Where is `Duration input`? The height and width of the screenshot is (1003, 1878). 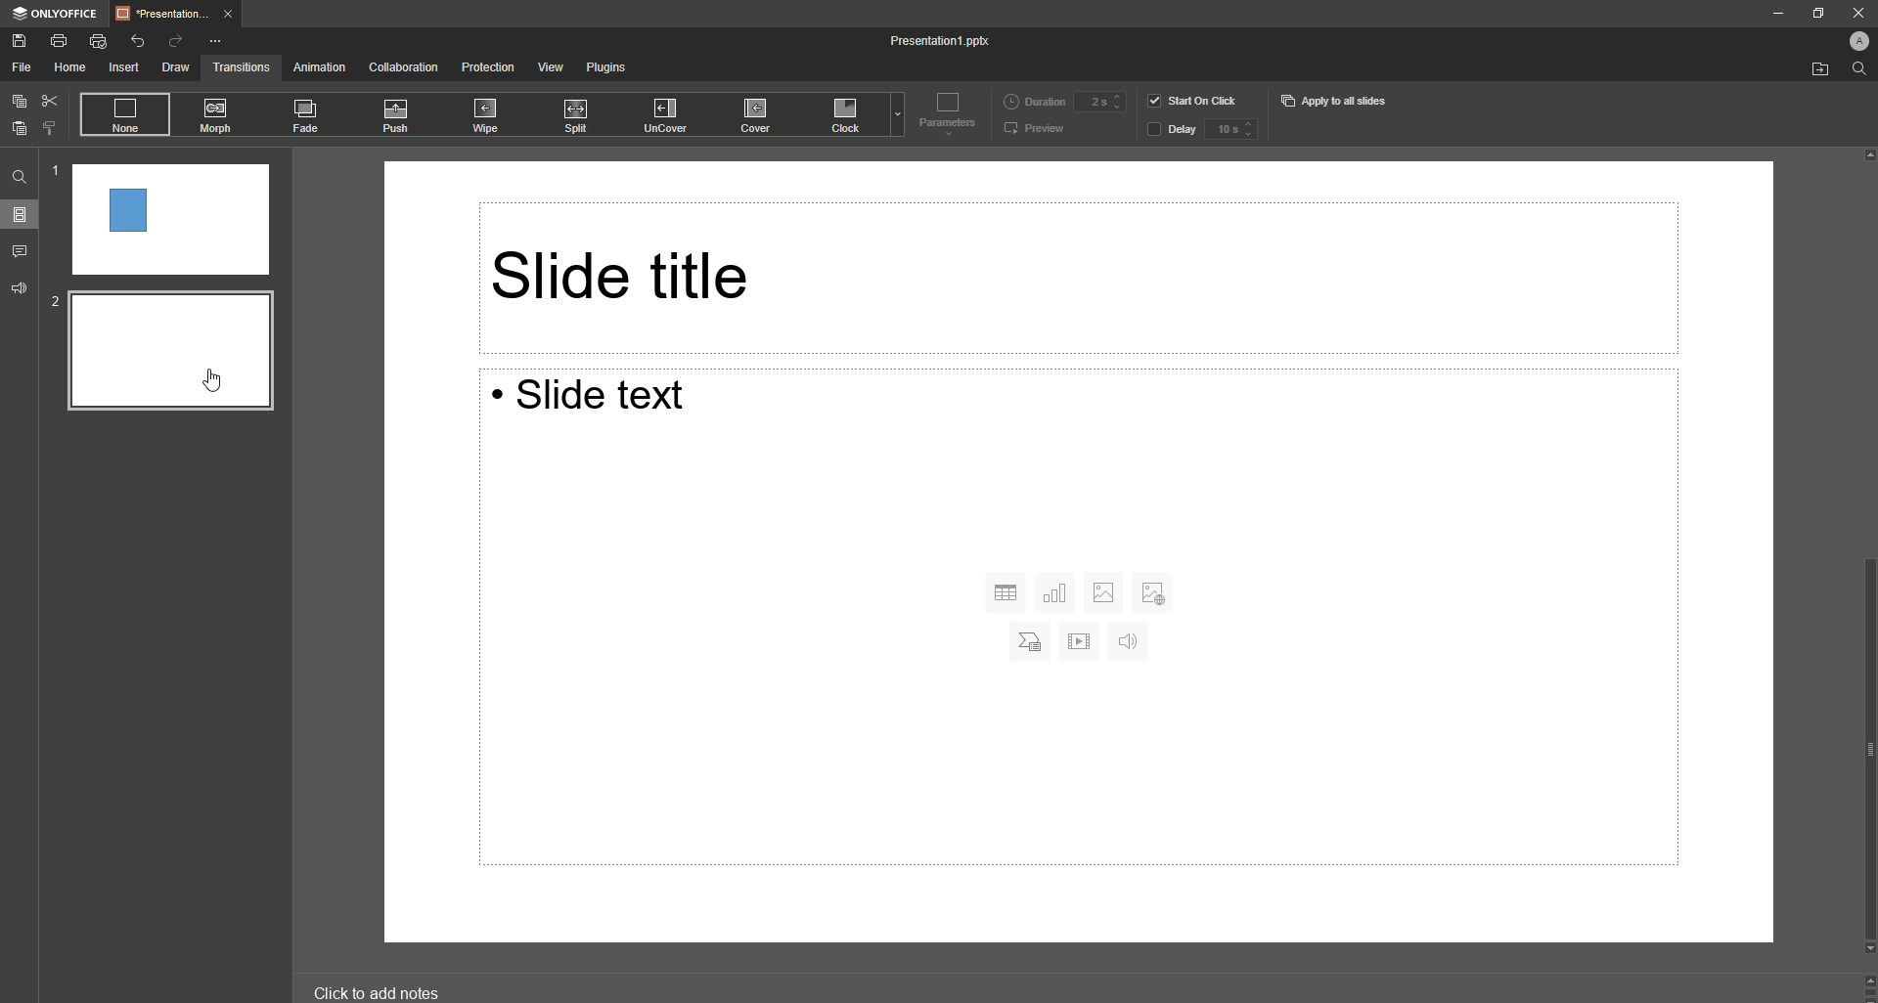
Duration input is located at coordinates (1101, 101).